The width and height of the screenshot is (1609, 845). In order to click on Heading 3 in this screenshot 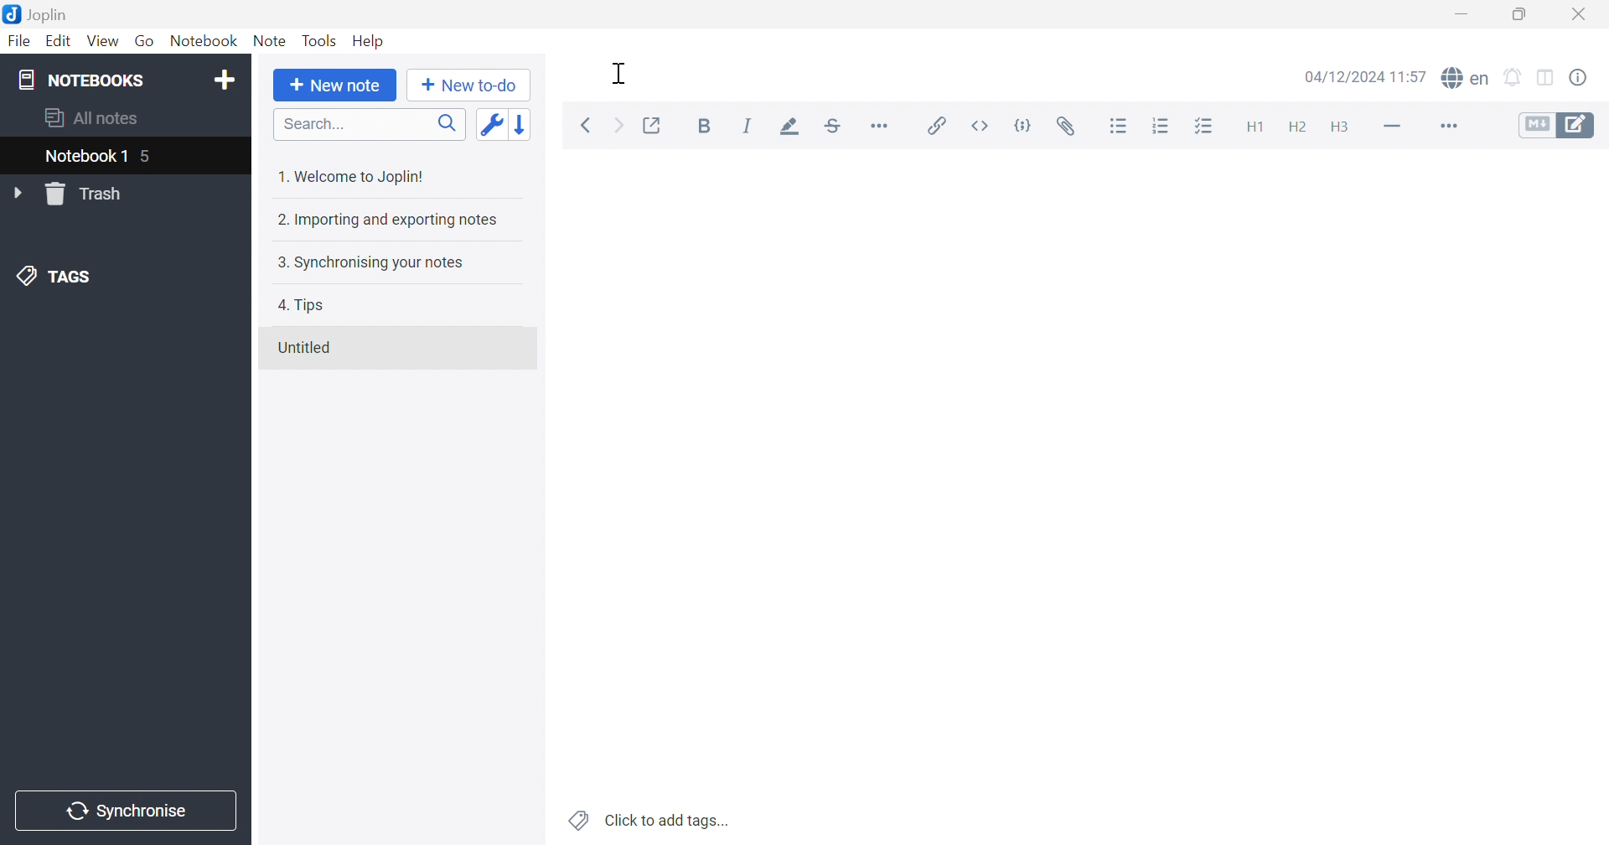, I will do `click(1341, 129)`.